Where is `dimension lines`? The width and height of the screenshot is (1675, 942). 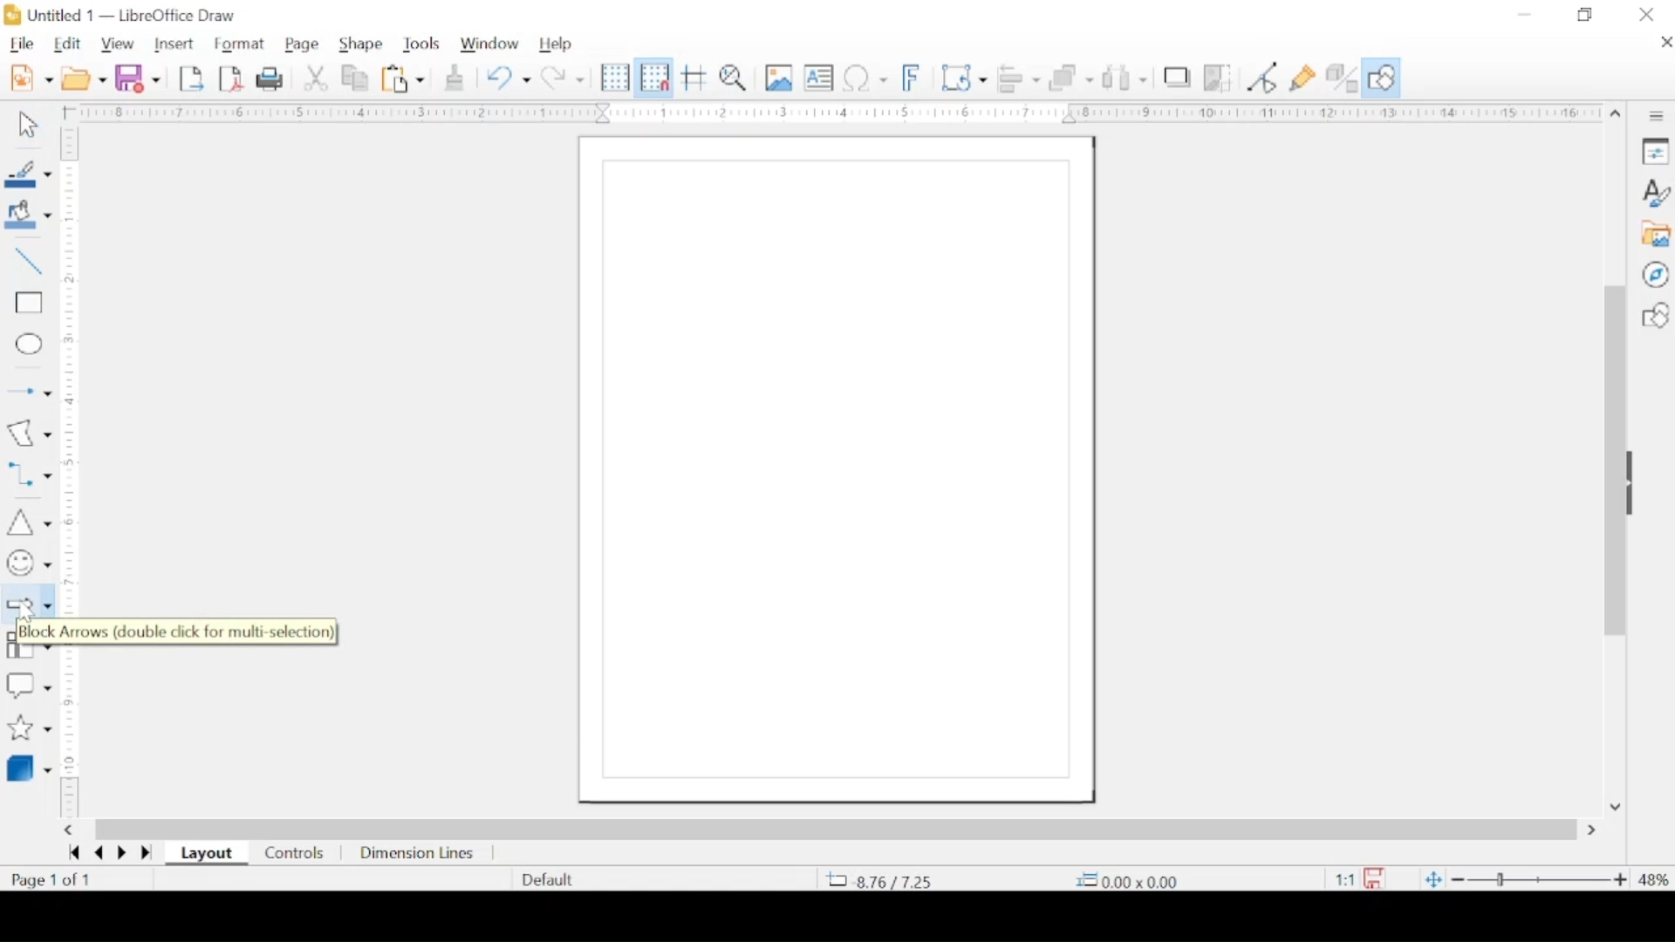
dimension lines is located at coordinates (418, 854).